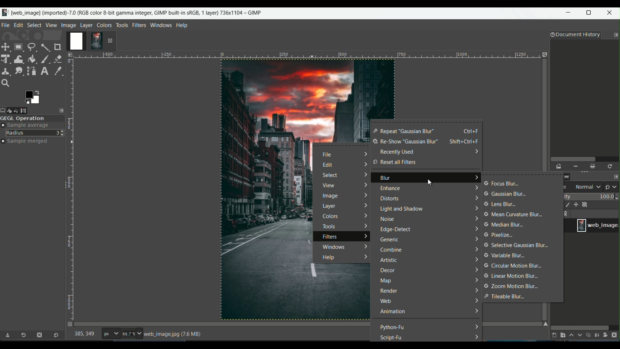 The image size is (620, 349). Describe the element at coordinates (333, 246) in the screenshot. I see `windows` at that location.